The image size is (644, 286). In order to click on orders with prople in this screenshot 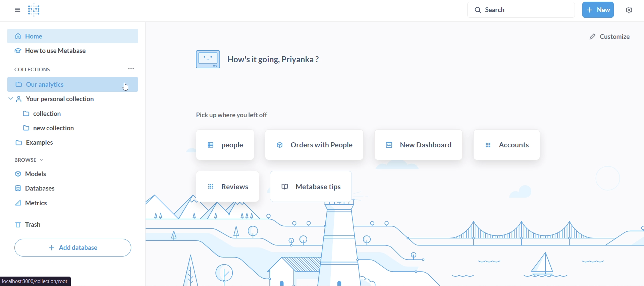, I will do `click(315, 145)`.